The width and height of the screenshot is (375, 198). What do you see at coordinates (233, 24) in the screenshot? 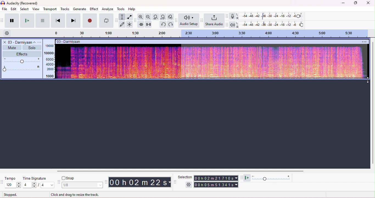
I see `playback meter` at bounding box center [233, 24].